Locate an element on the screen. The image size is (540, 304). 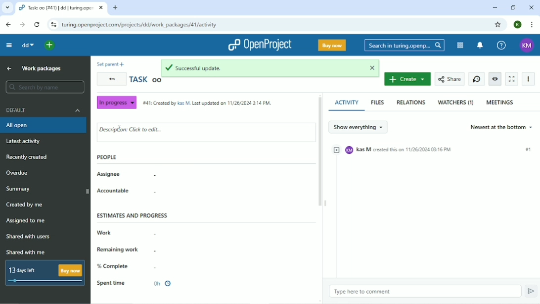
Restore down is located at coordinates (514, 8).